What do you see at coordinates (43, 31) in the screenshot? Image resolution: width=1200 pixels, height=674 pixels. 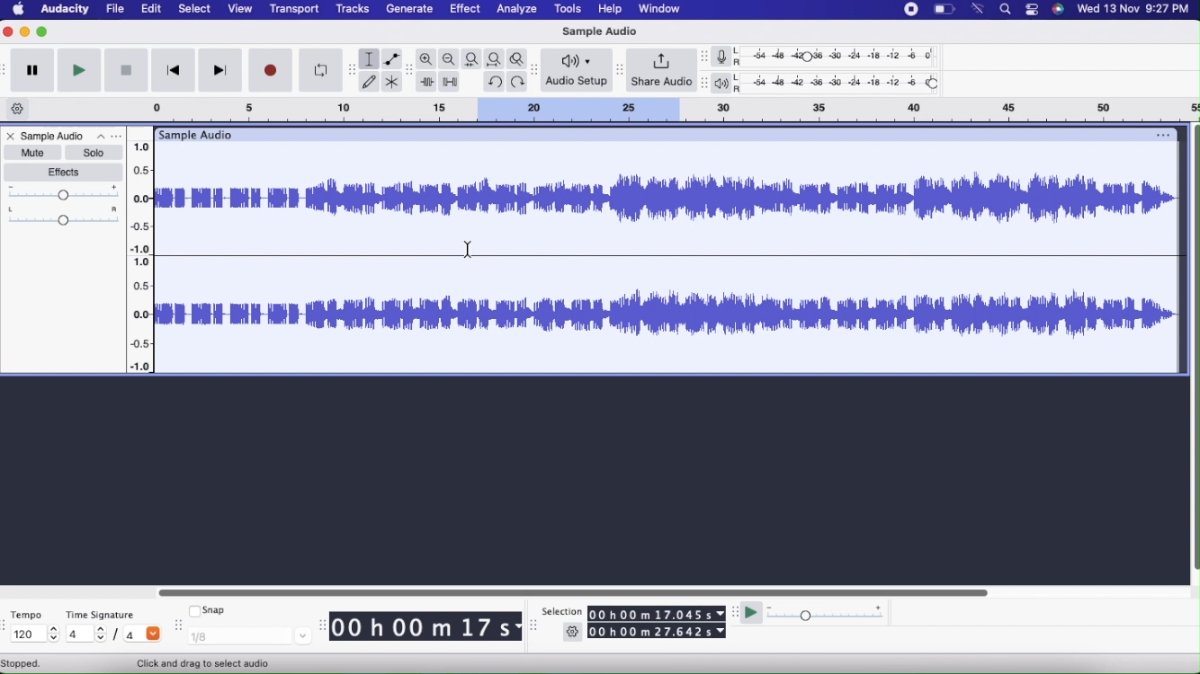 I see `Maximize` at bounding box center [43, 31].